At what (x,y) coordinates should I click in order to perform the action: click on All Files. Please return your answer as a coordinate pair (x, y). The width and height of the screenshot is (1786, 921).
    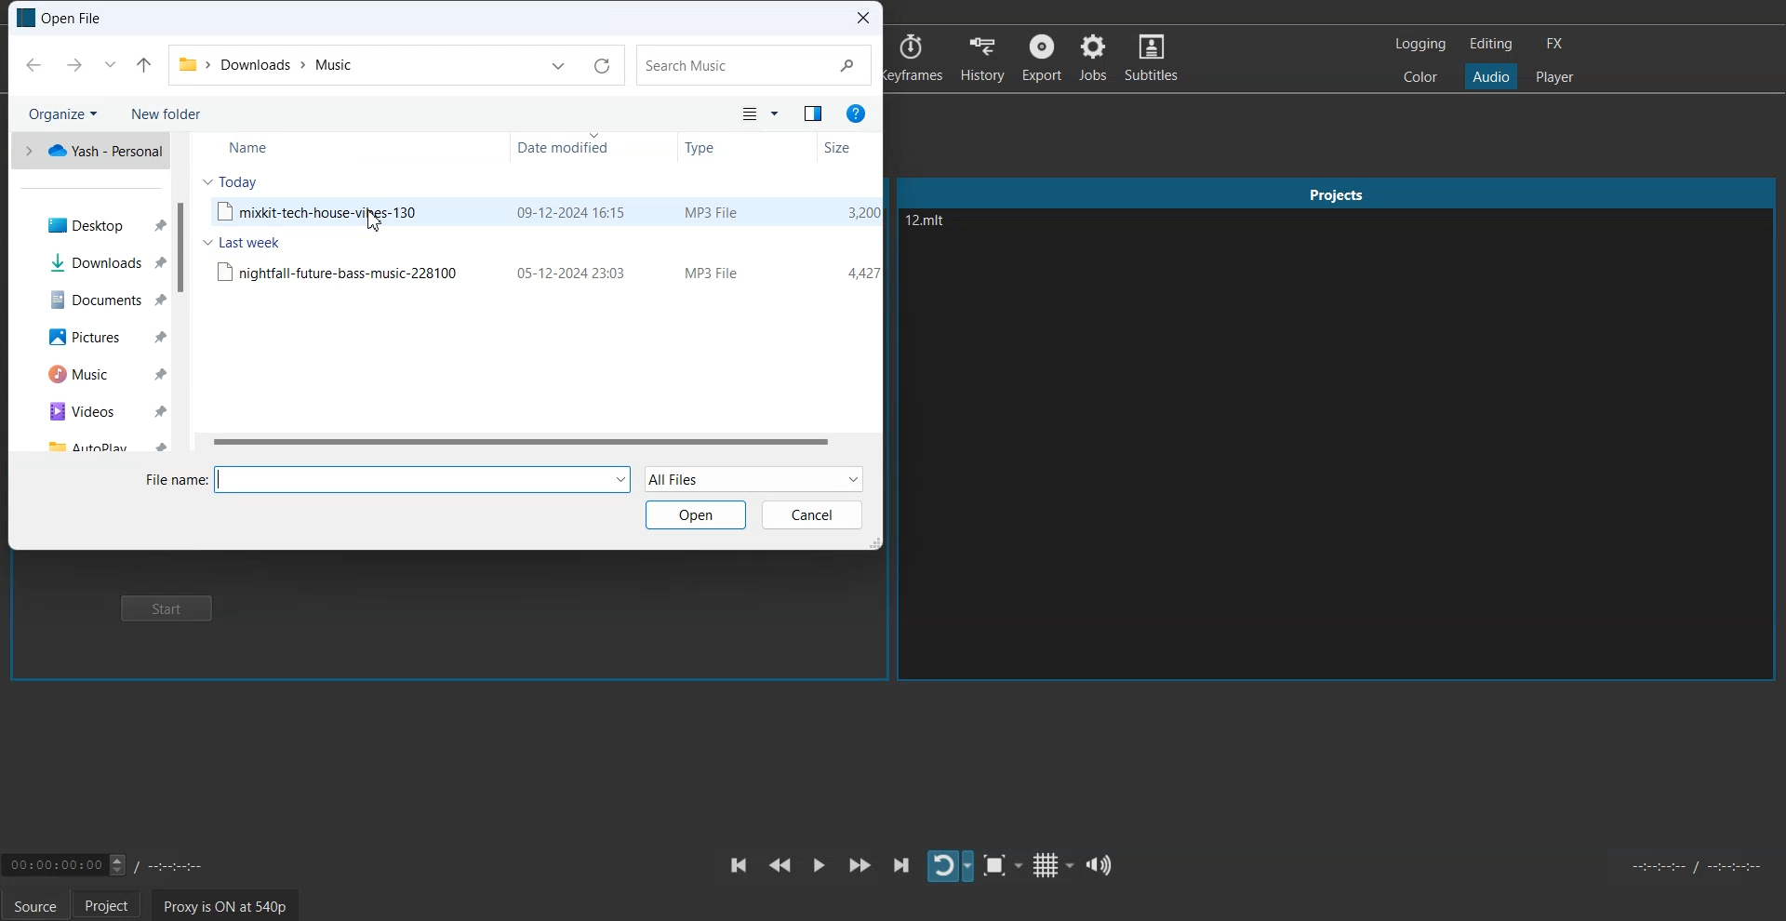
    Looking at the image, I should click on (754, 477).